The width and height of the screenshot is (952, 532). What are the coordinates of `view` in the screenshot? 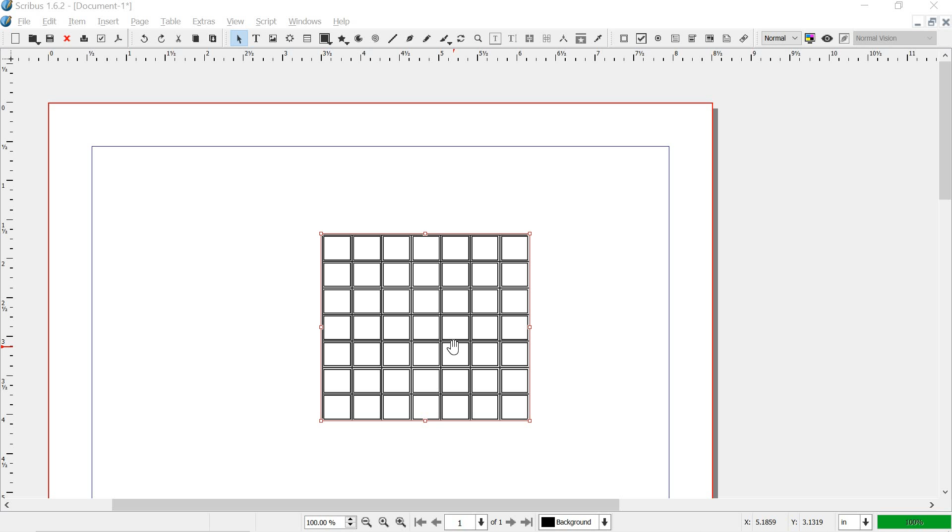 It's located at (236, 22).